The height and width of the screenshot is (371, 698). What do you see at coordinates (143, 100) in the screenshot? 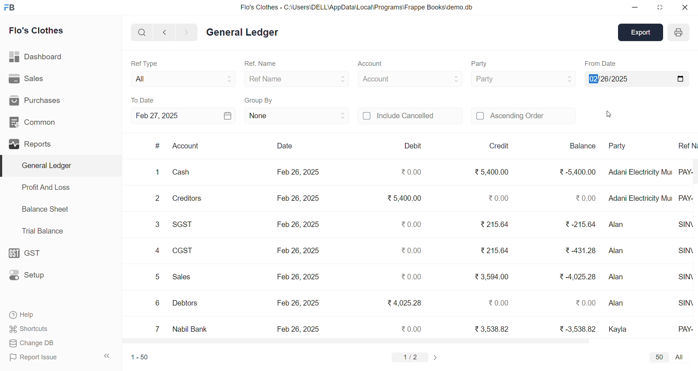
I see `To Date` at bounding box center [143, 100].